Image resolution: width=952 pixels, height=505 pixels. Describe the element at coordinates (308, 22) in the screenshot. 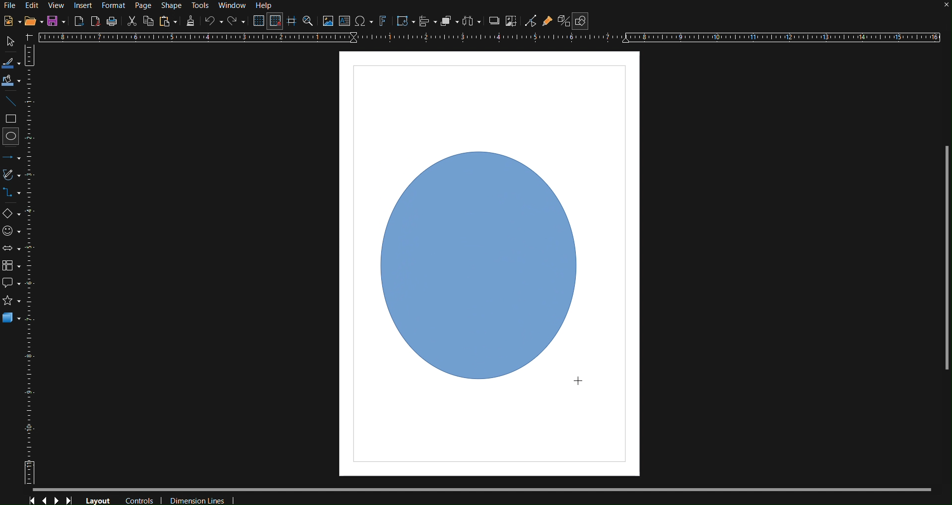

I see `Zoom and Pan` at that location.